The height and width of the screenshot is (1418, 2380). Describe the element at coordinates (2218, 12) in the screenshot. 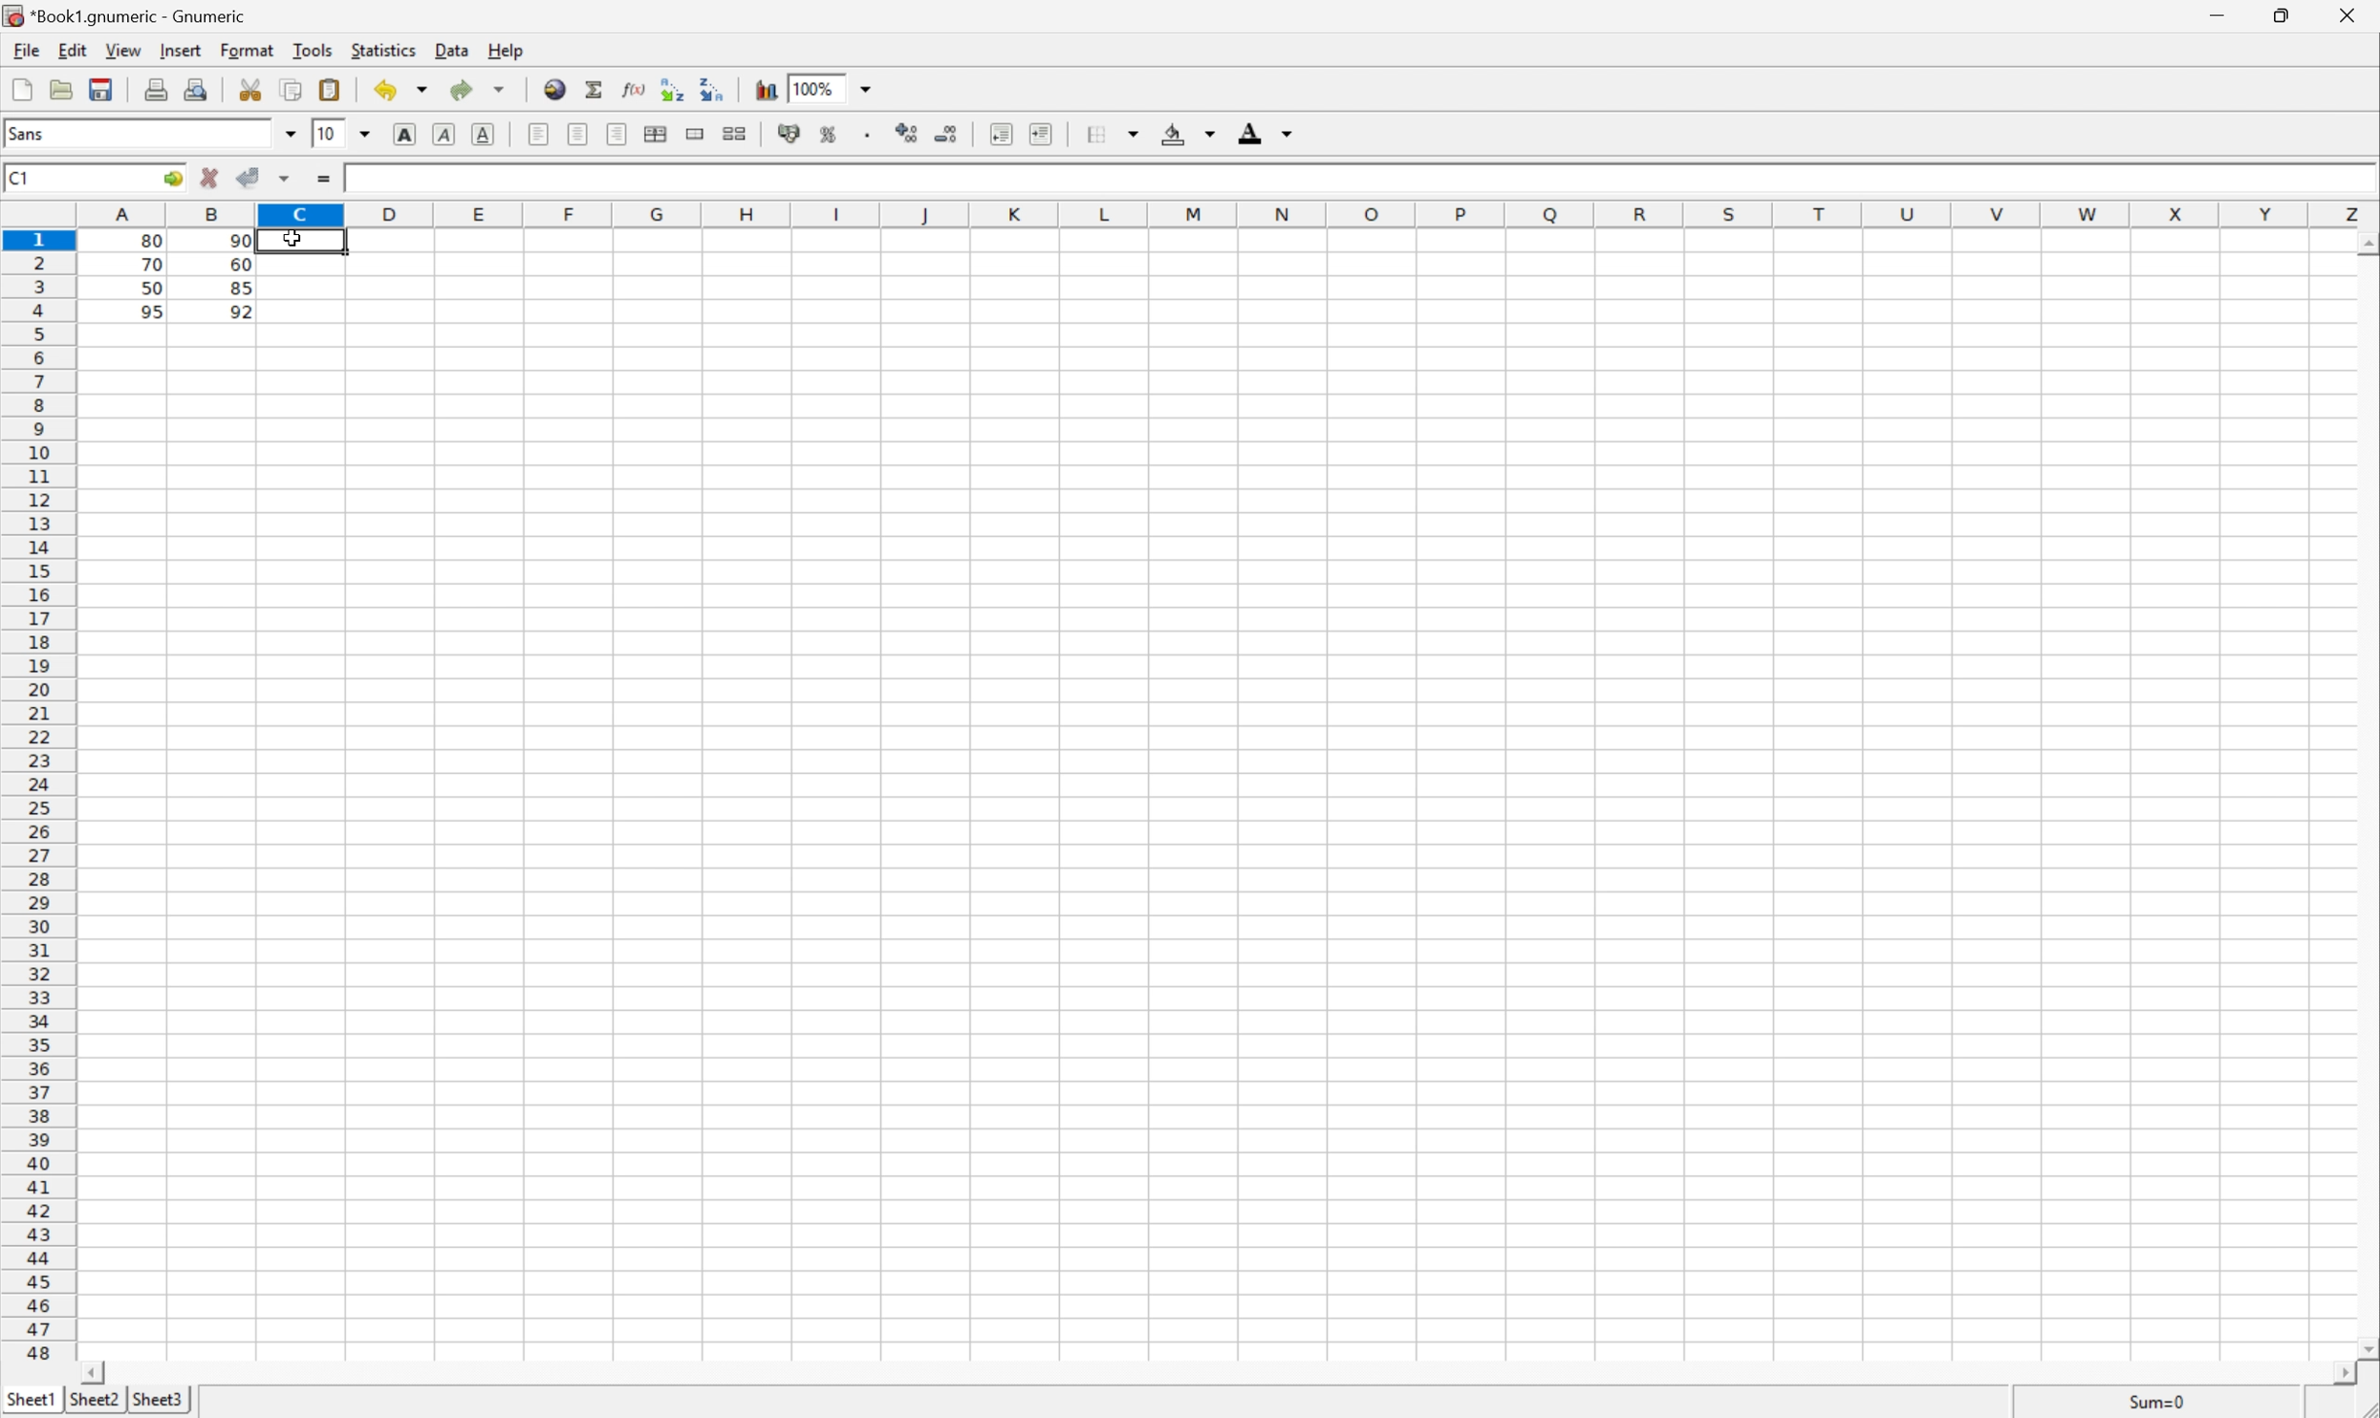

I see `Minimize` at that location.